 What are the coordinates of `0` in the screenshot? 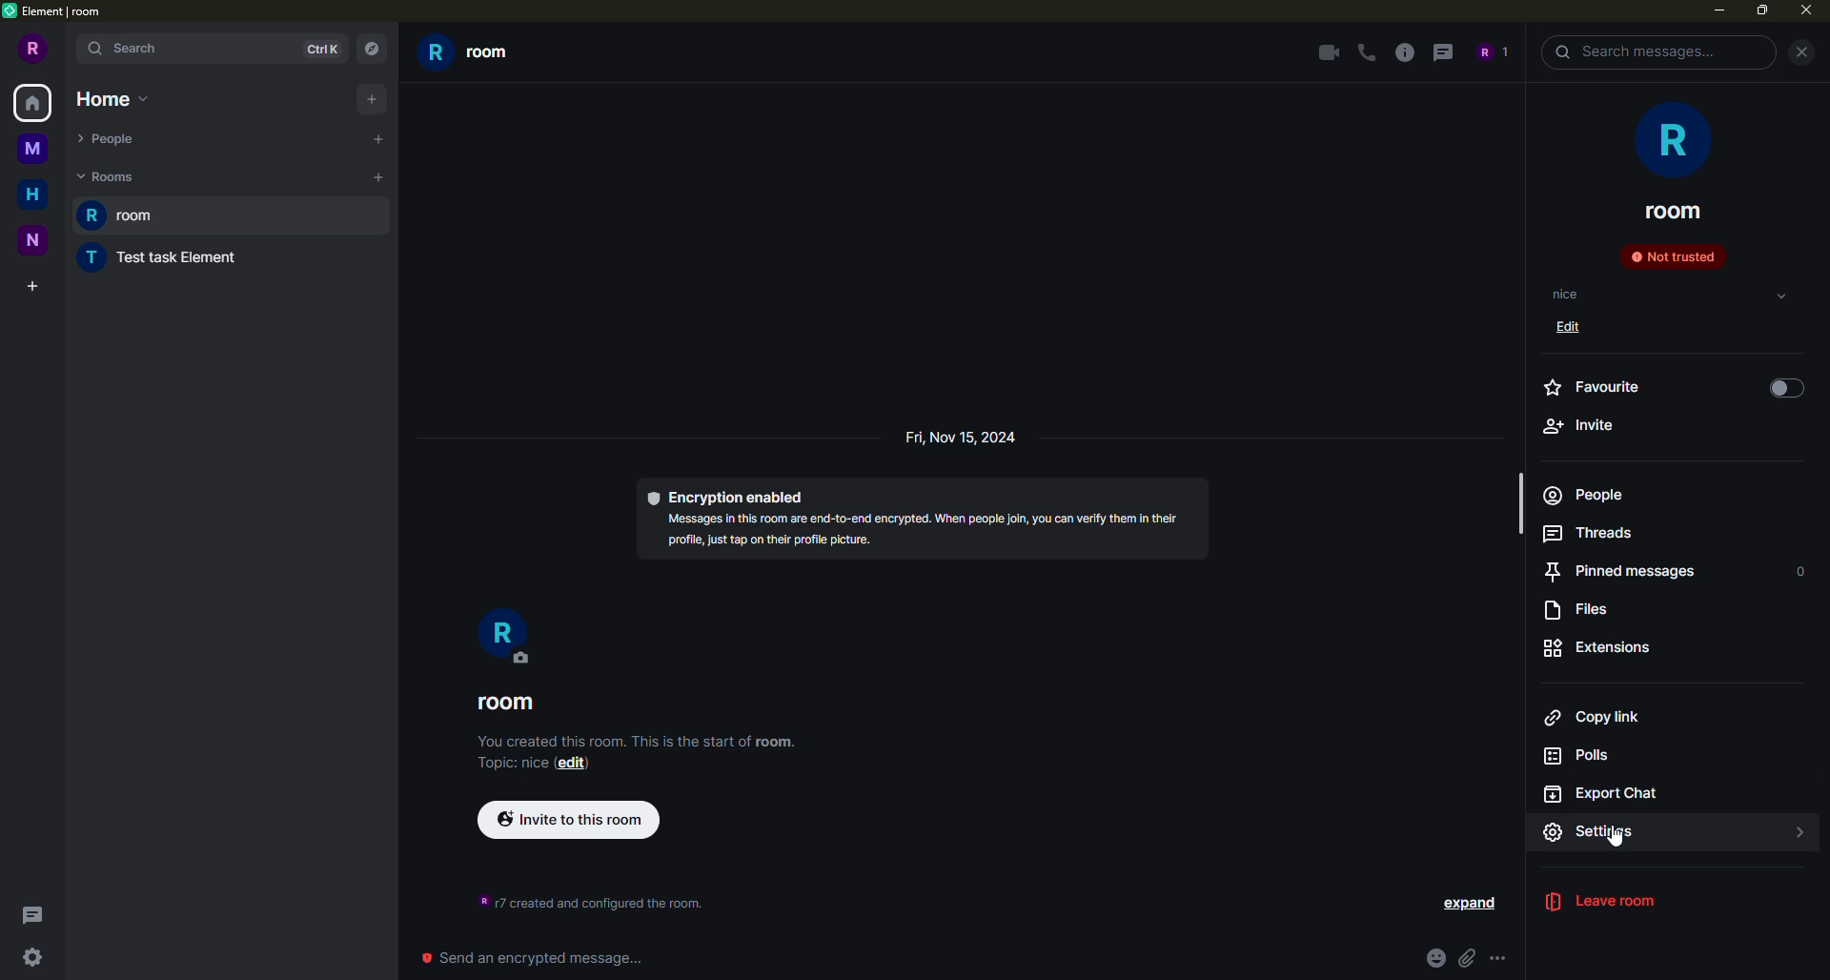 It's located at (1800, 572).